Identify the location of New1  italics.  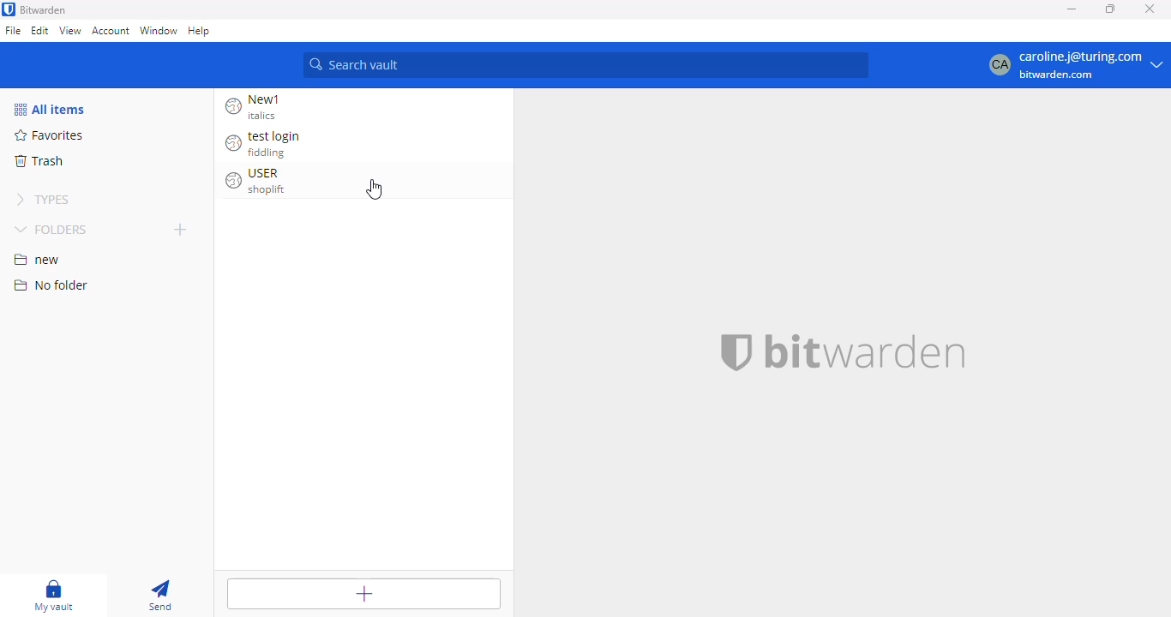
(258, 107).